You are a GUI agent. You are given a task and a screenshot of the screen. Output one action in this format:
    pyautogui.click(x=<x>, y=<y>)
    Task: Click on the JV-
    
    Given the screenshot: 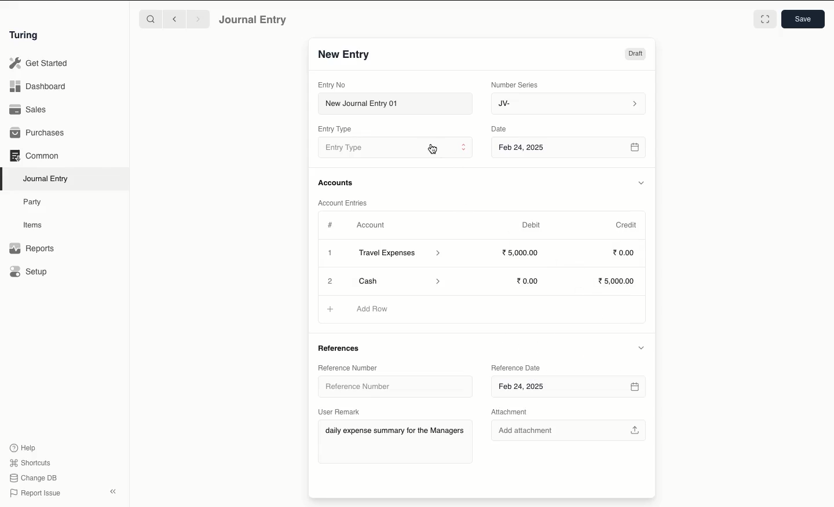 What is the action you would take?
    pyautogui.click(x=569, y=104)
    